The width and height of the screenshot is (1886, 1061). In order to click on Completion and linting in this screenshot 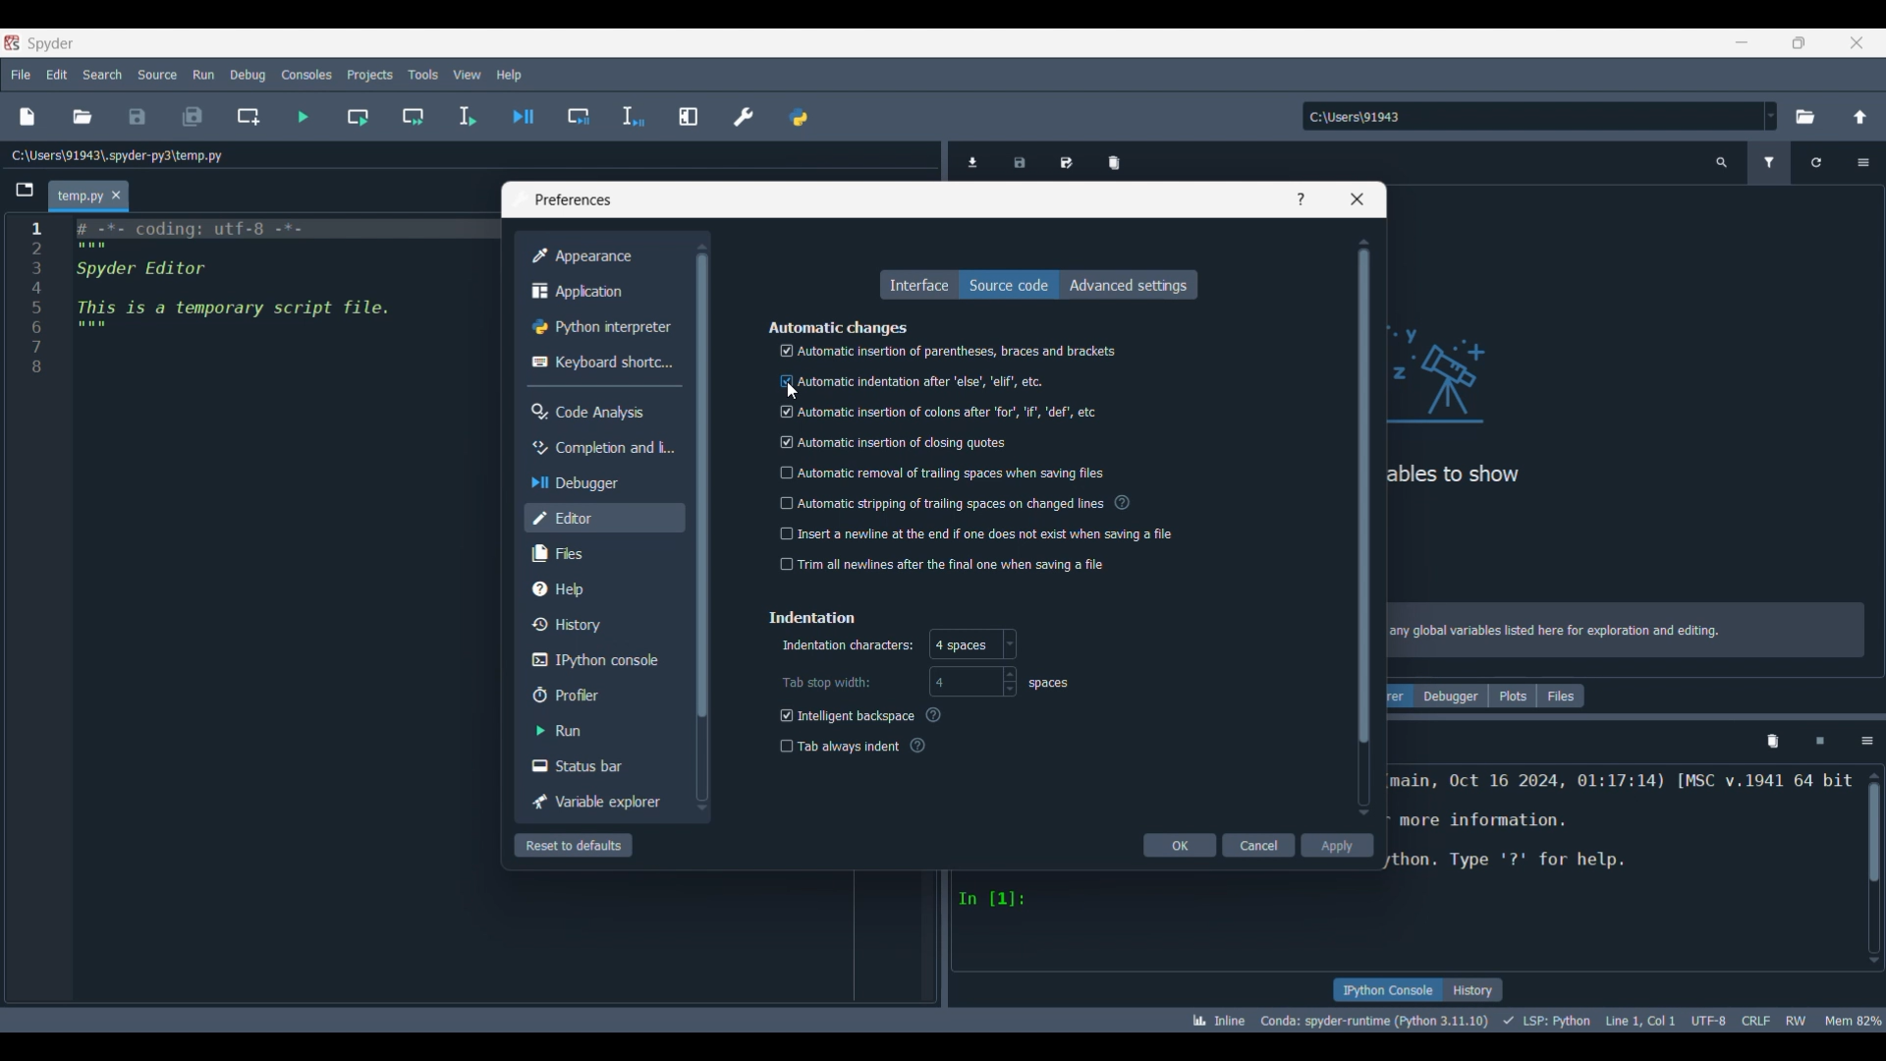, I will do `click(601, 449)`.